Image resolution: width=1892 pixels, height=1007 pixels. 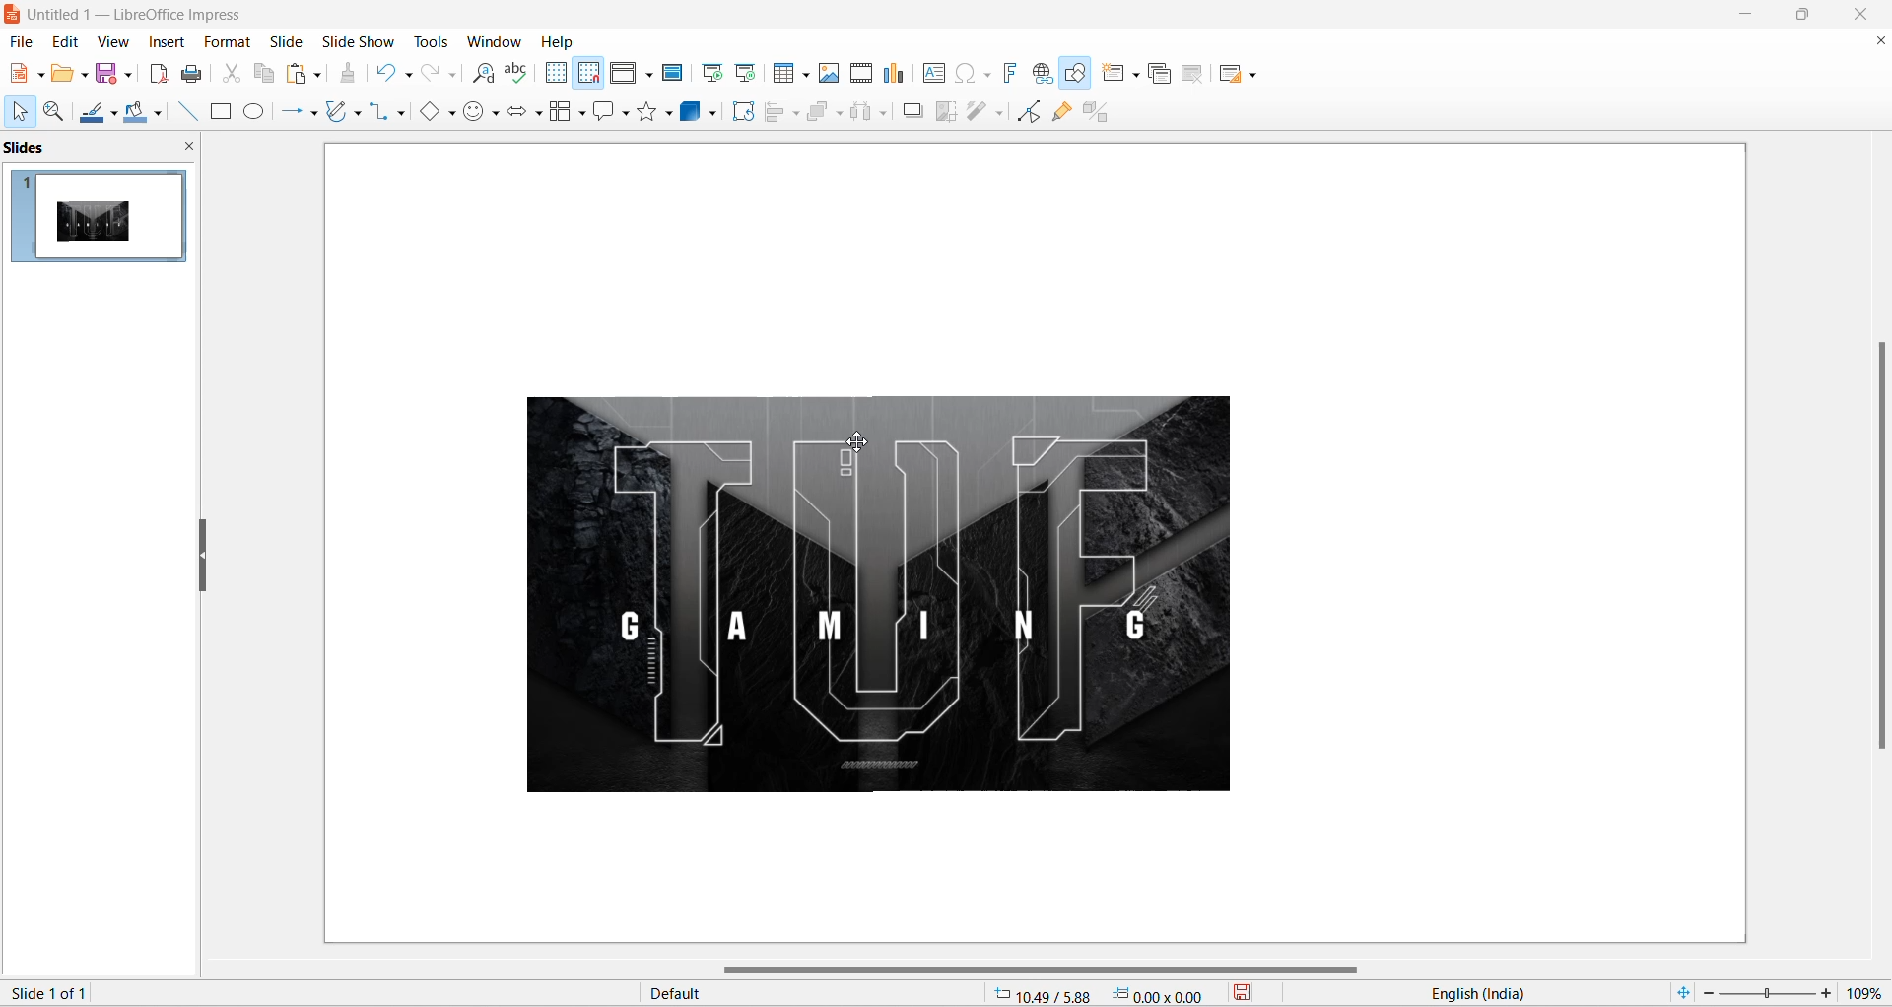 I want to click on delete slide, so click(x=1193, y=77).